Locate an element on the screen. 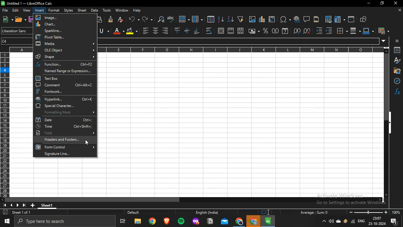 This screenshot has height=227, width=403. find and replace is located at coordinates (160, 19).